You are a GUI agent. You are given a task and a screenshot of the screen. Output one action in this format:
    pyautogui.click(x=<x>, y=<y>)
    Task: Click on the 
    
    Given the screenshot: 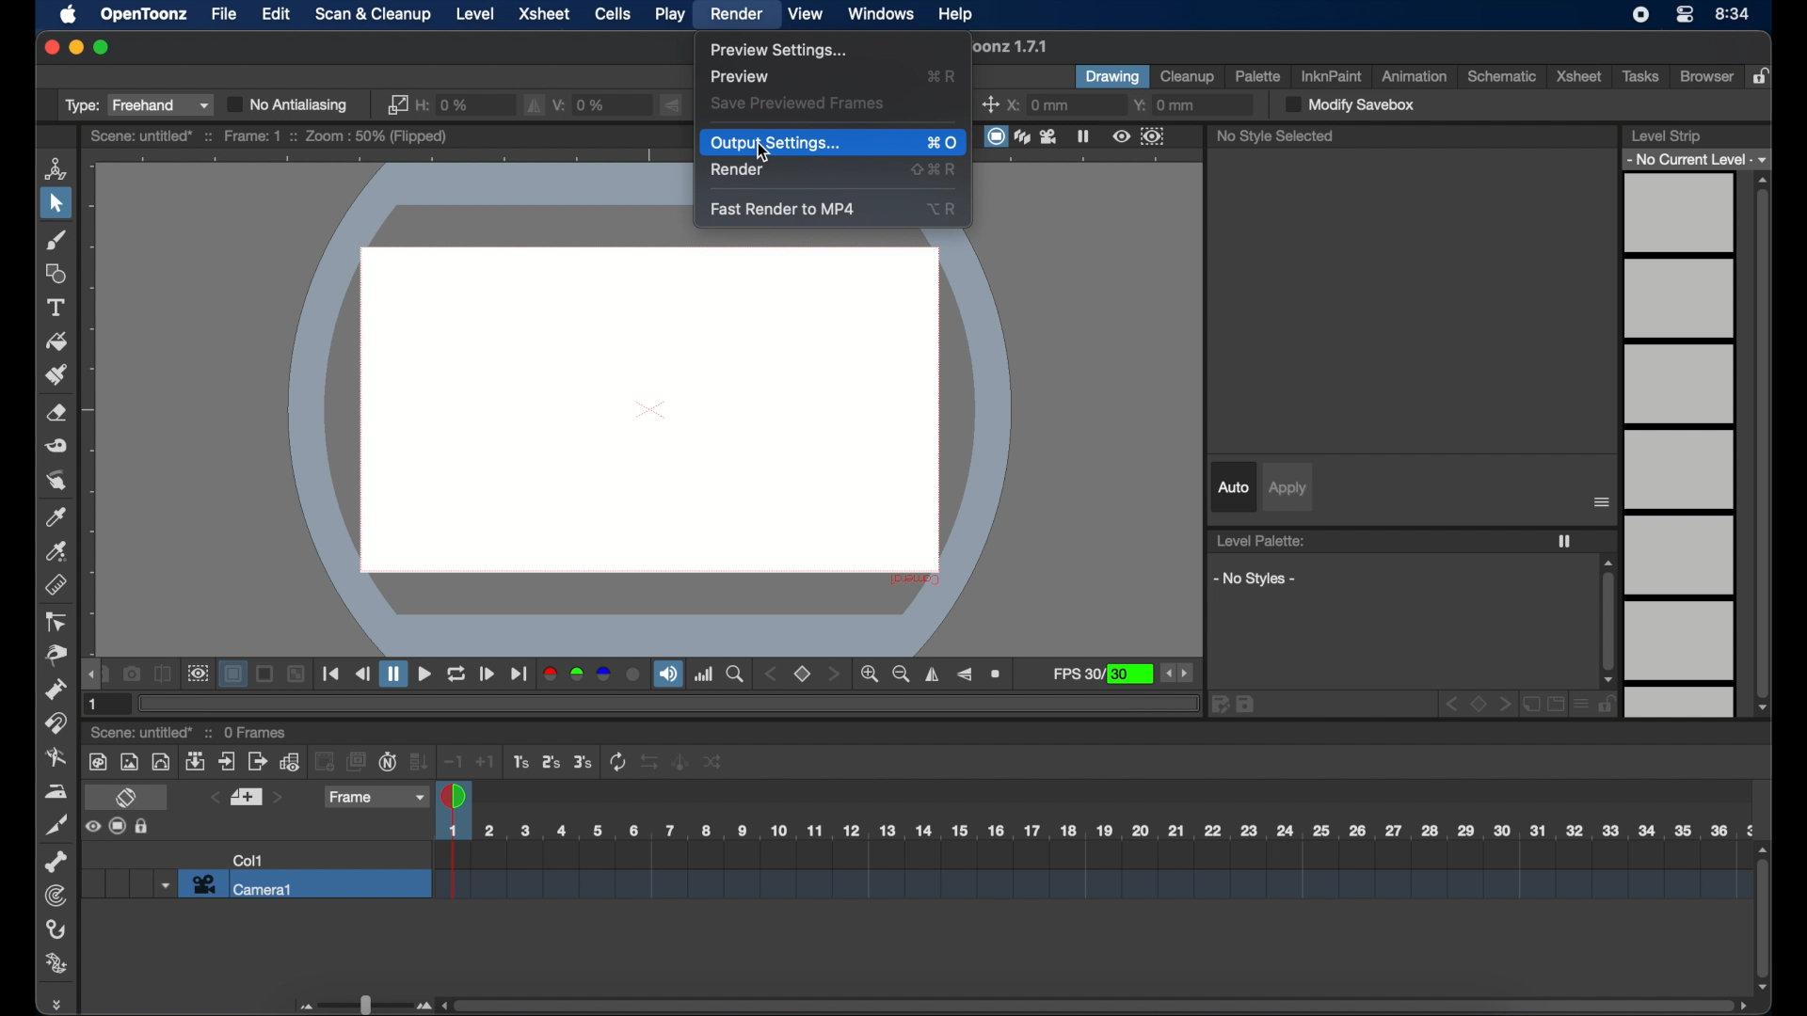 What is the action you would take?
    pyautogui.click(x=419, y=763)
    